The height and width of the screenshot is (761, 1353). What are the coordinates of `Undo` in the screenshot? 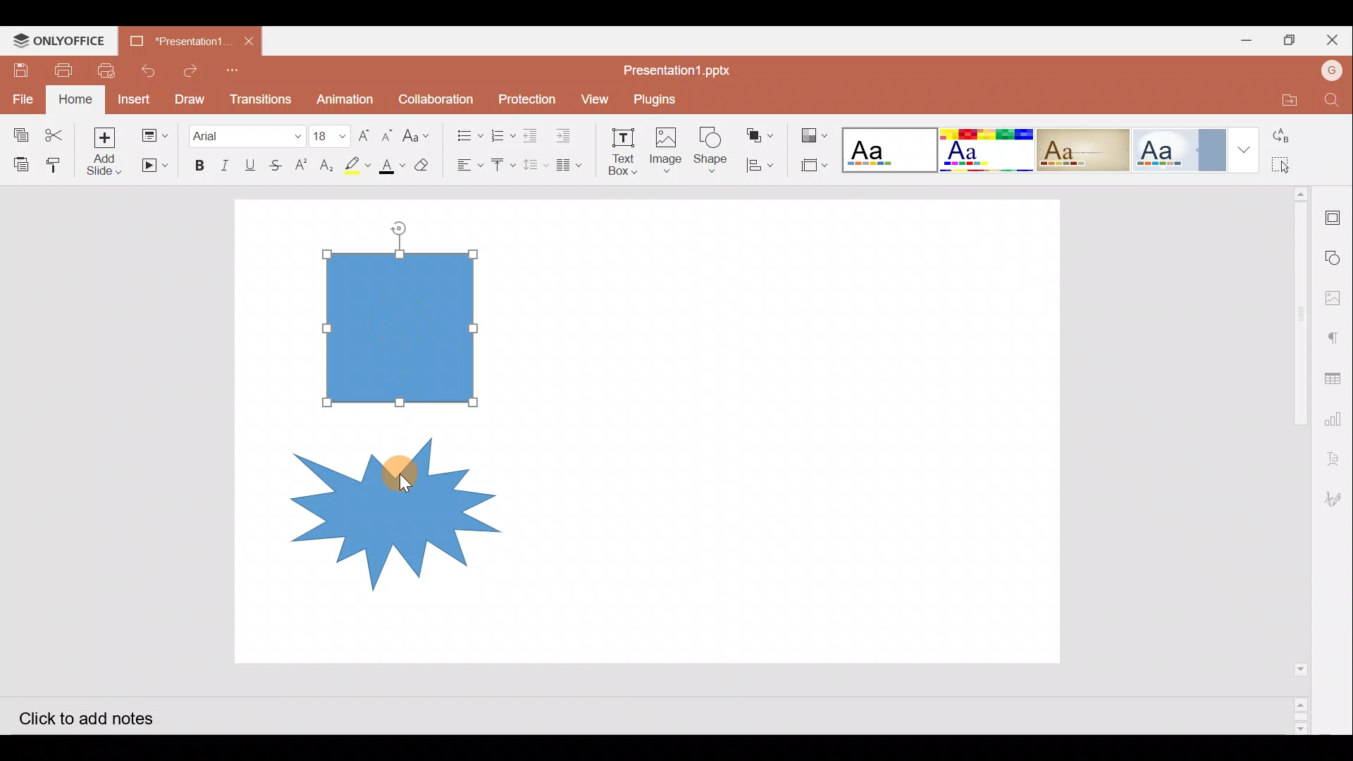 It's located at (149, 68).